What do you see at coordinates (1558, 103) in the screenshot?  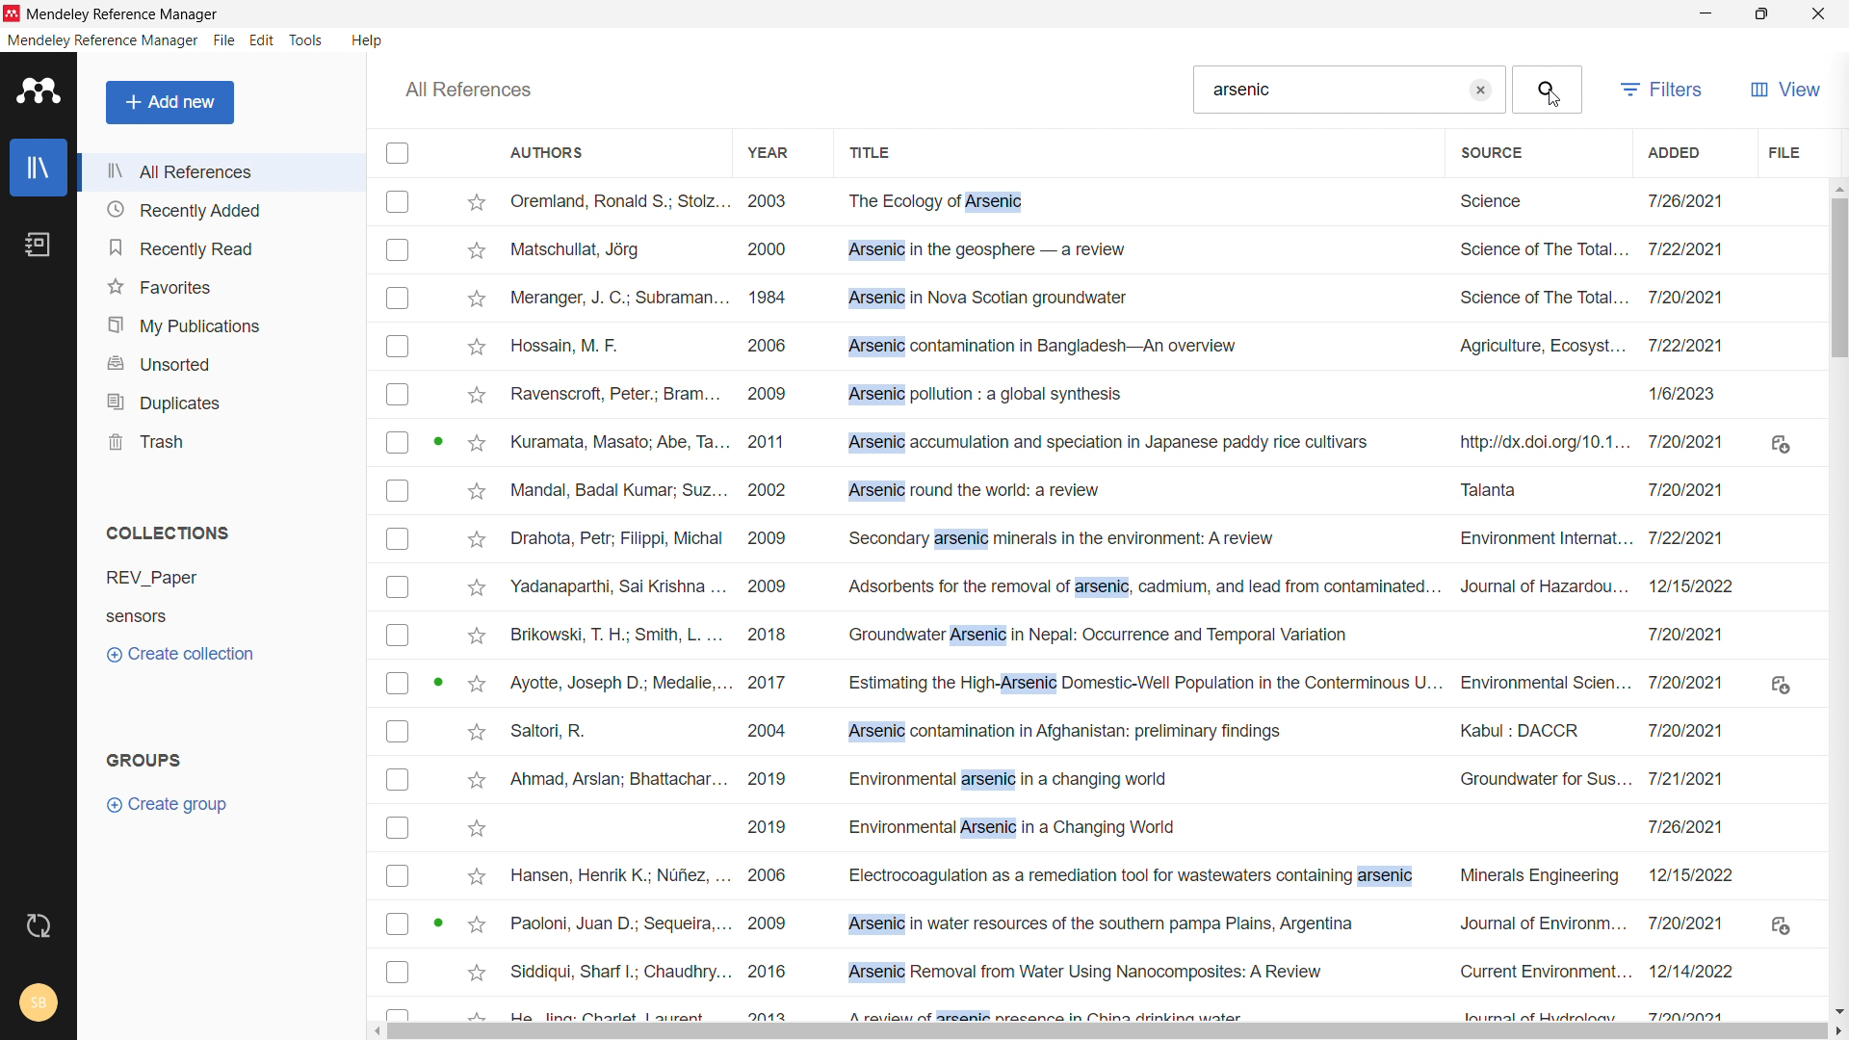 I see `Cursor` at bounding box center [1558, 103].